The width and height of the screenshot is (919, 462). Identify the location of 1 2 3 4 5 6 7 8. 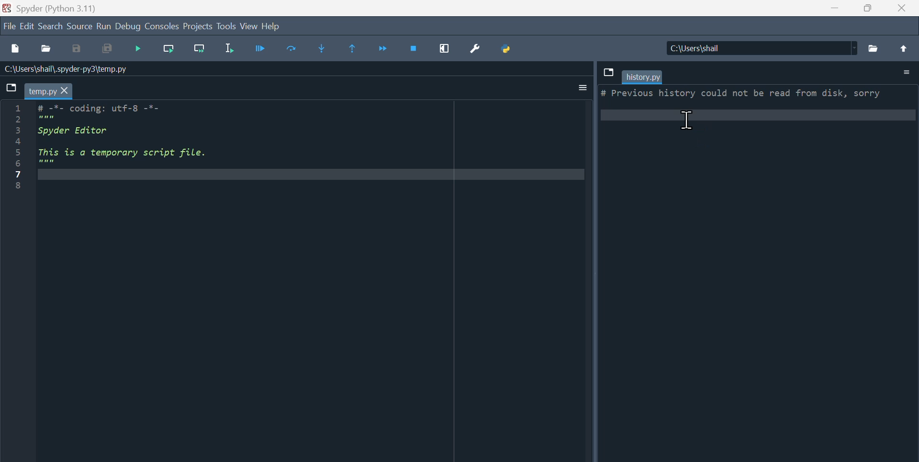
(18, 148).